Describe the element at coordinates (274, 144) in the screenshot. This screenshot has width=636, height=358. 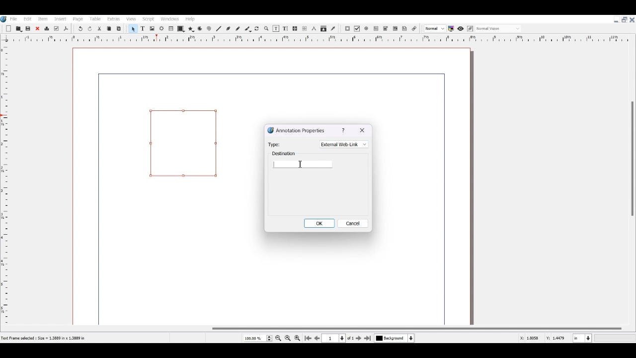
I see `Type` at that location.